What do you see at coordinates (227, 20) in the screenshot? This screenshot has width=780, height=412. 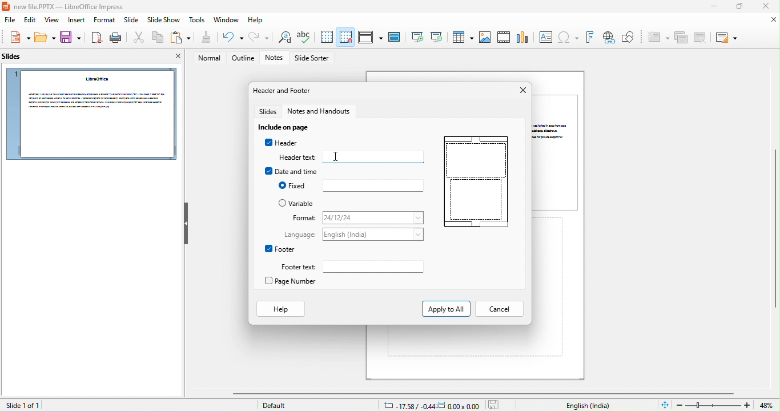 I see `window` at bounding box center [227, 20].